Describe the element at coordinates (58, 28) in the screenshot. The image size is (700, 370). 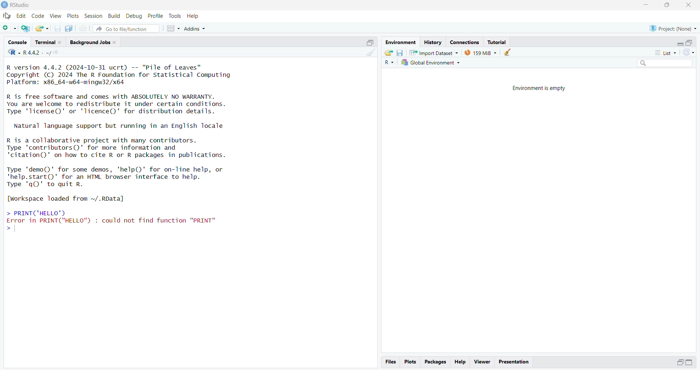
I see `save current document` at that location.